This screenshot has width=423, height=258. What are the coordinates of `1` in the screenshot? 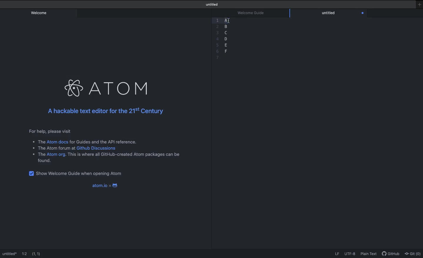 It's located at (216, 21).